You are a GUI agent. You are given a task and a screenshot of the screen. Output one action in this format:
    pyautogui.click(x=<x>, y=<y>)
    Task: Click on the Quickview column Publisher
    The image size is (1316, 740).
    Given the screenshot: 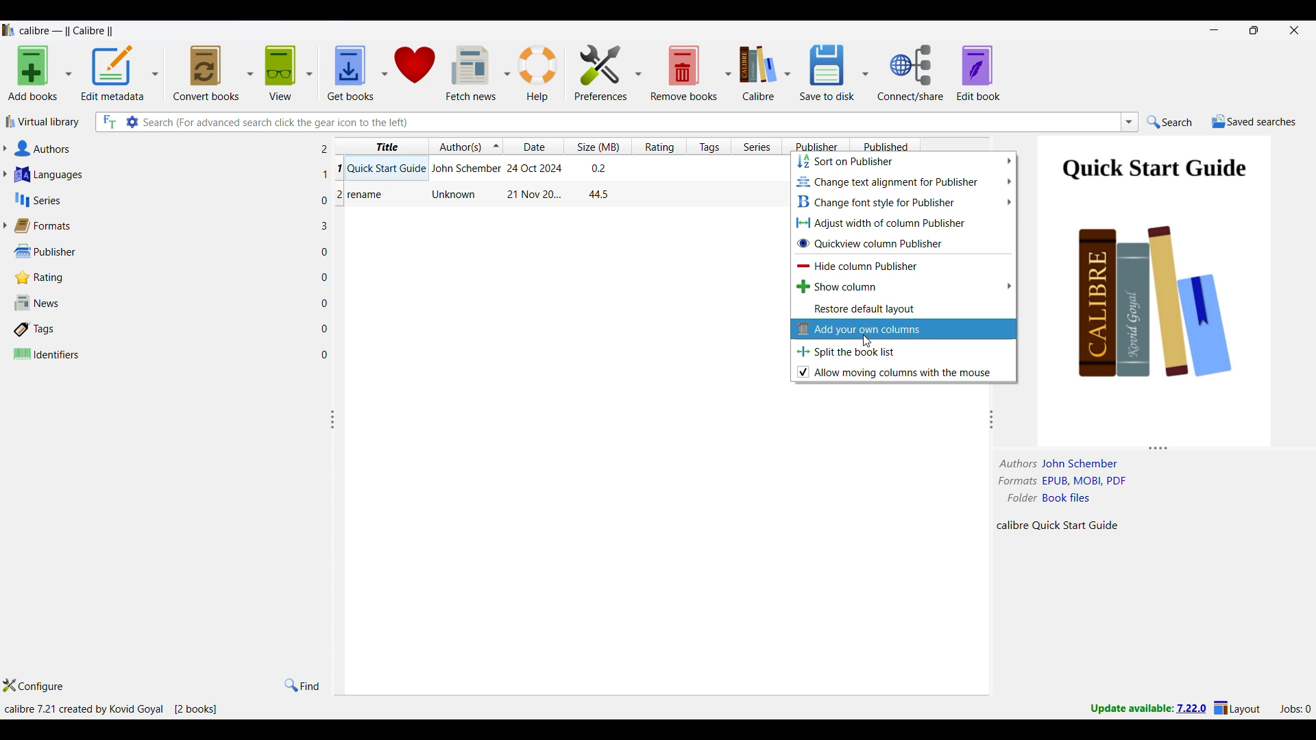 What is the action you would take?
    pyautogui.click(x=904, y=243)
    